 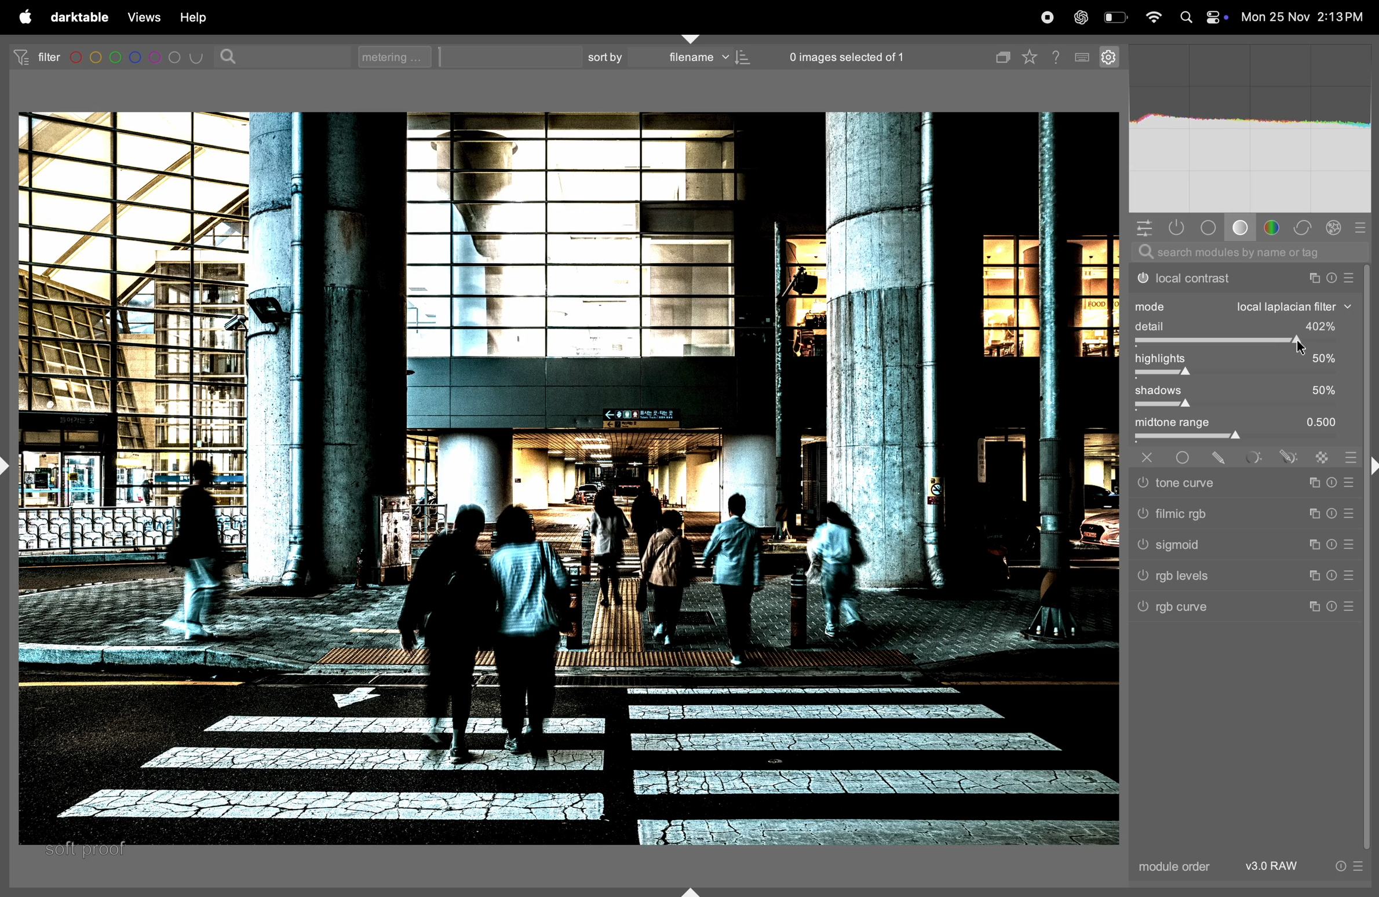 I want to click on 0 images selected of 1, so click(x=848, y=53).